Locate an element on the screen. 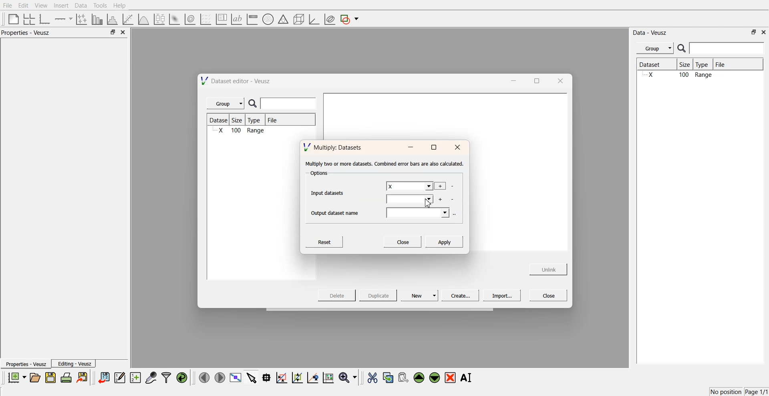  search icon is located at coordinates (682, 48).